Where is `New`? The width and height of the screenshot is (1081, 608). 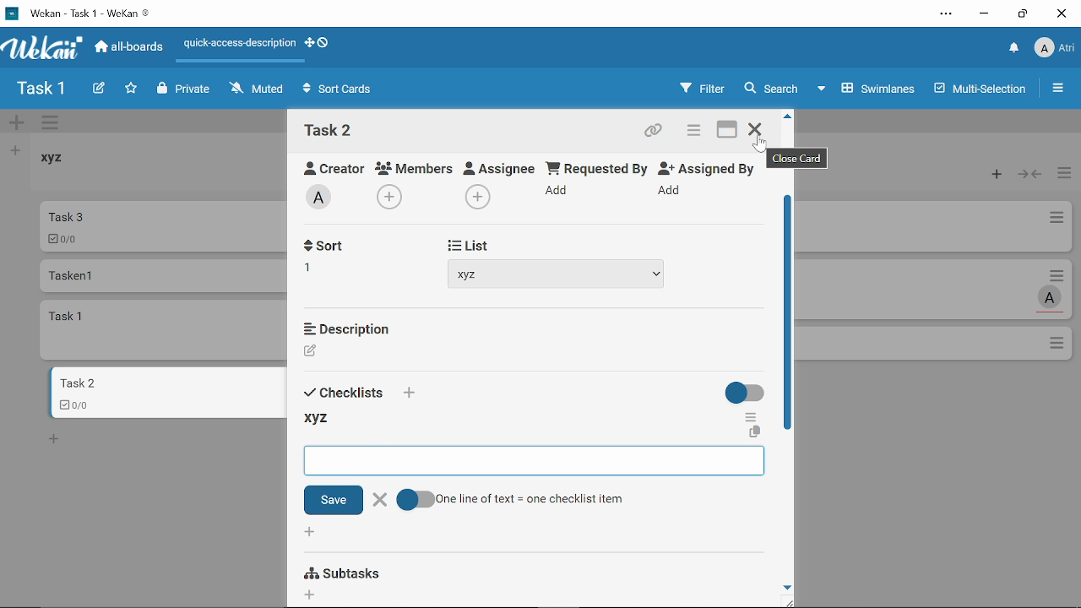 New is located at coordinates (56, 439).